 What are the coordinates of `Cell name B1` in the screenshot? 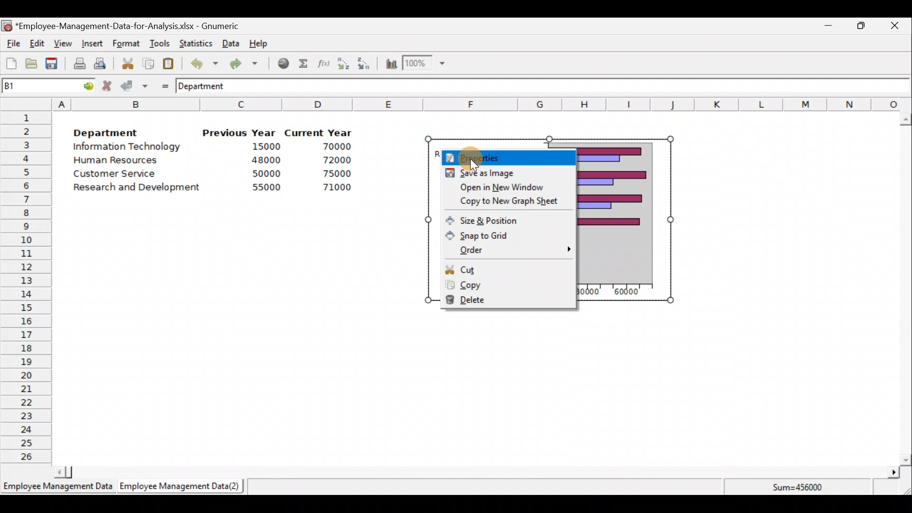 It's located at (31, 85).